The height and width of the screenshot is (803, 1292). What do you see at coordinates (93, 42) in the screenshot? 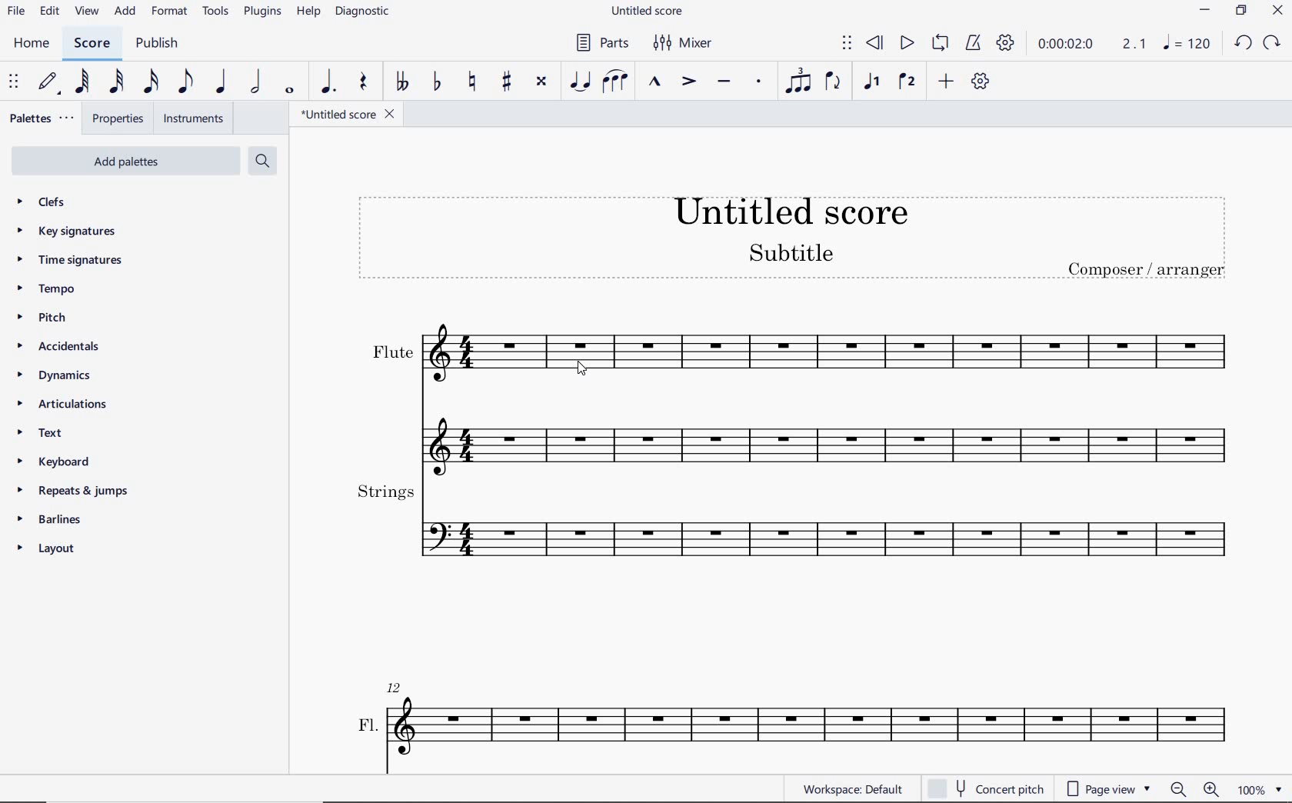
I see `SCORE` at bounding box center [93, 42].